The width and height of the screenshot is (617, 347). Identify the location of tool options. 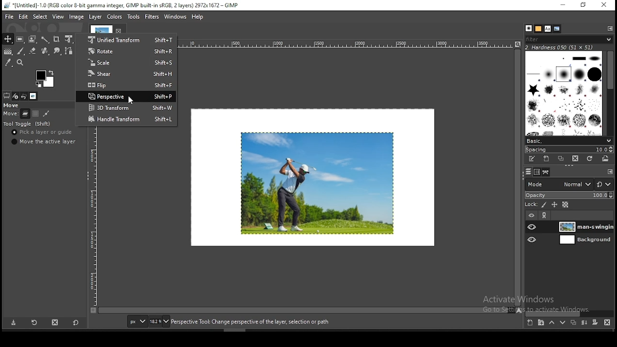
(6, 95).